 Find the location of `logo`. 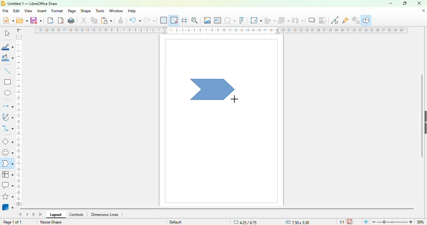

logo is located at coordinates (3, 3).